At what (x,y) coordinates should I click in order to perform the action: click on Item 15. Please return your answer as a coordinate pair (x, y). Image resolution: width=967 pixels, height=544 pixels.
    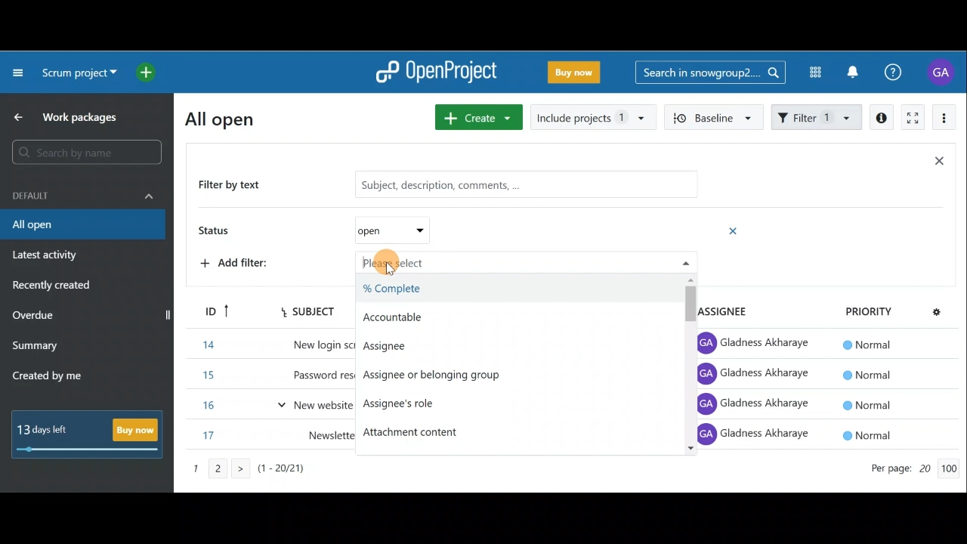
    Looking at the image, I should click on (267, 374).